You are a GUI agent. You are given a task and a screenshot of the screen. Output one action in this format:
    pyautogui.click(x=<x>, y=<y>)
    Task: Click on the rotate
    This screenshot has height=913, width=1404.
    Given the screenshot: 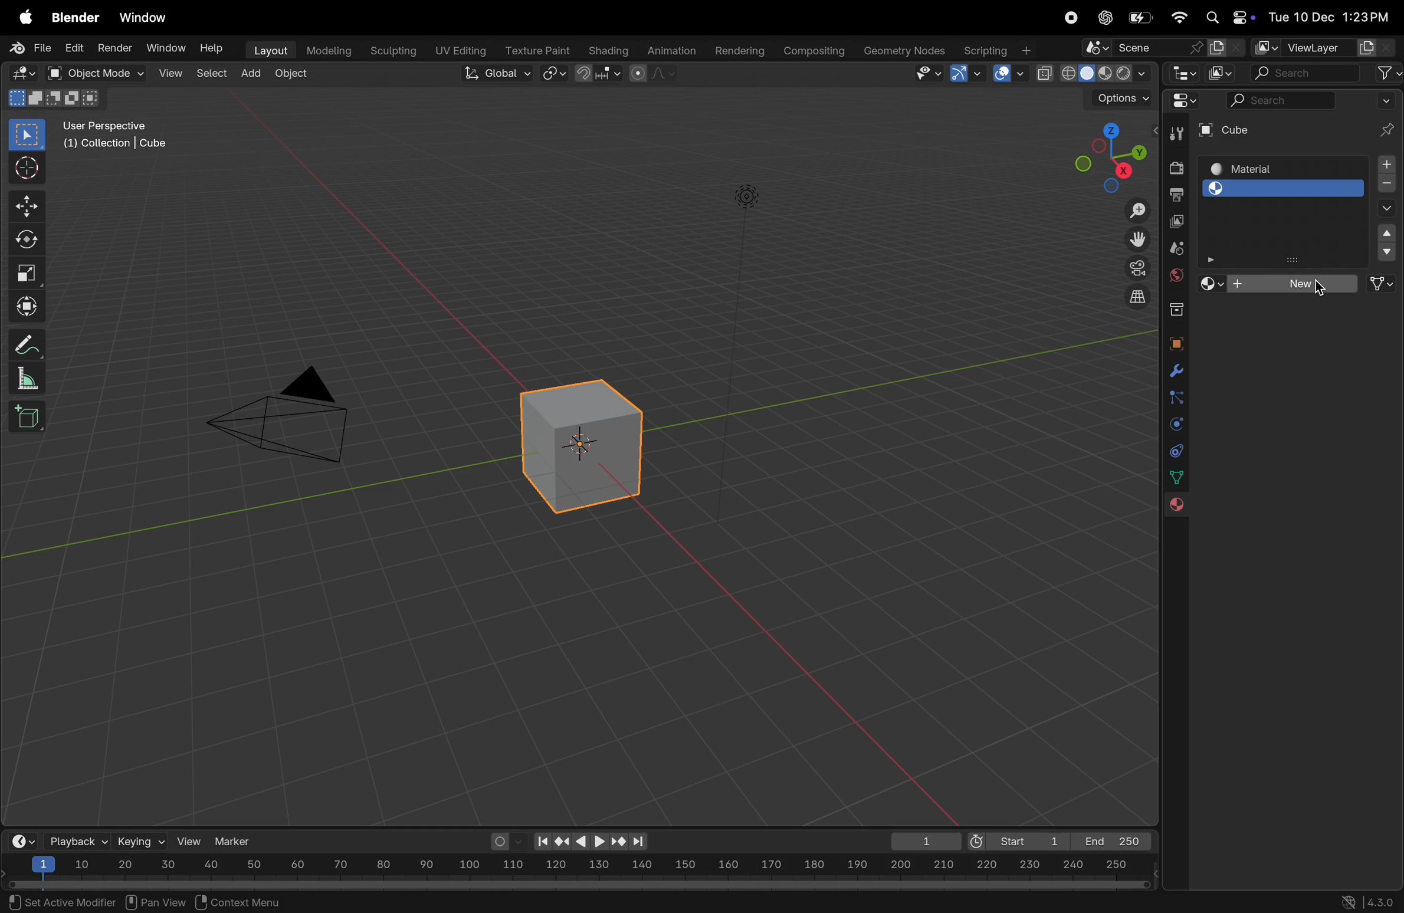 What is the action you would take?
    pyautogui.click(x=24, y=240)
    